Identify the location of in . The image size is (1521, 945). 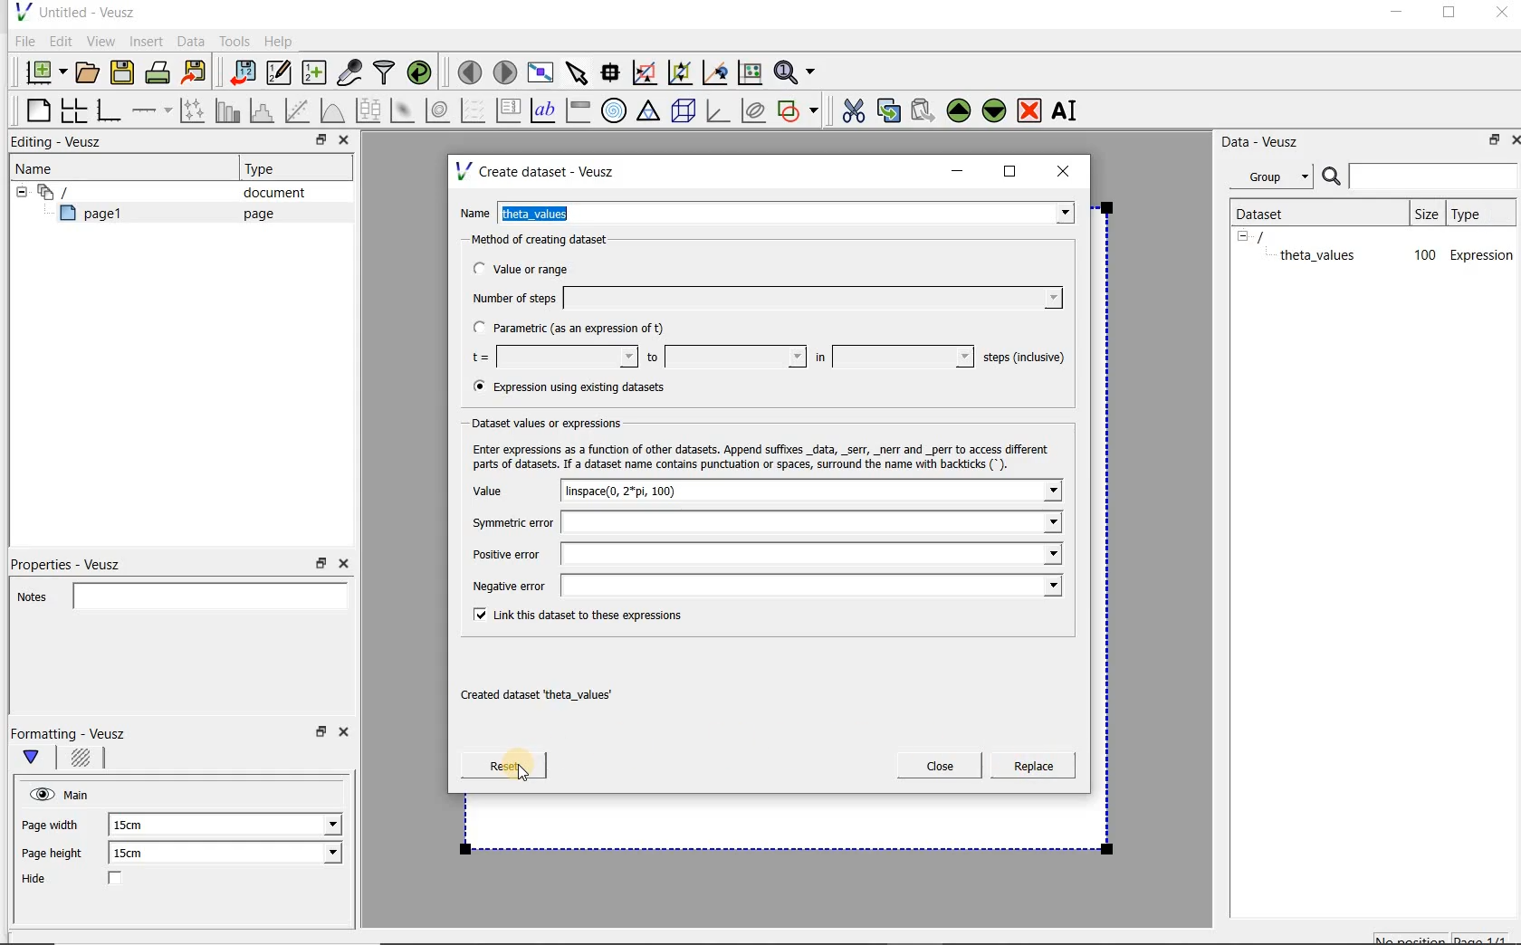
(892, 357).